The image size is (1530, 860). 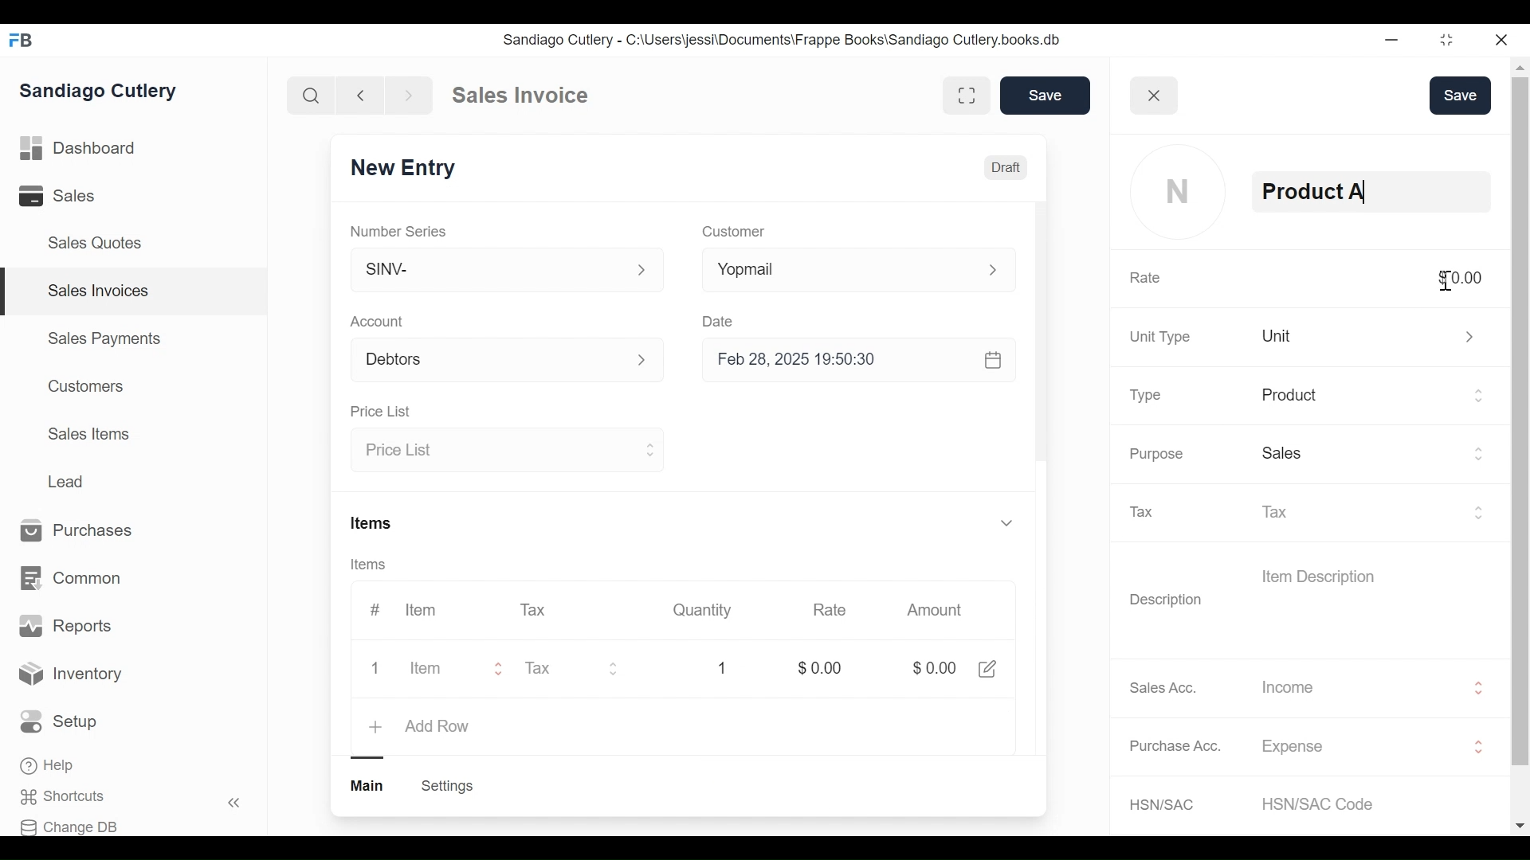 What do you see at coordinates (410, 94) in the screenshot?
I see `forward` at bounding box center [410, 94].